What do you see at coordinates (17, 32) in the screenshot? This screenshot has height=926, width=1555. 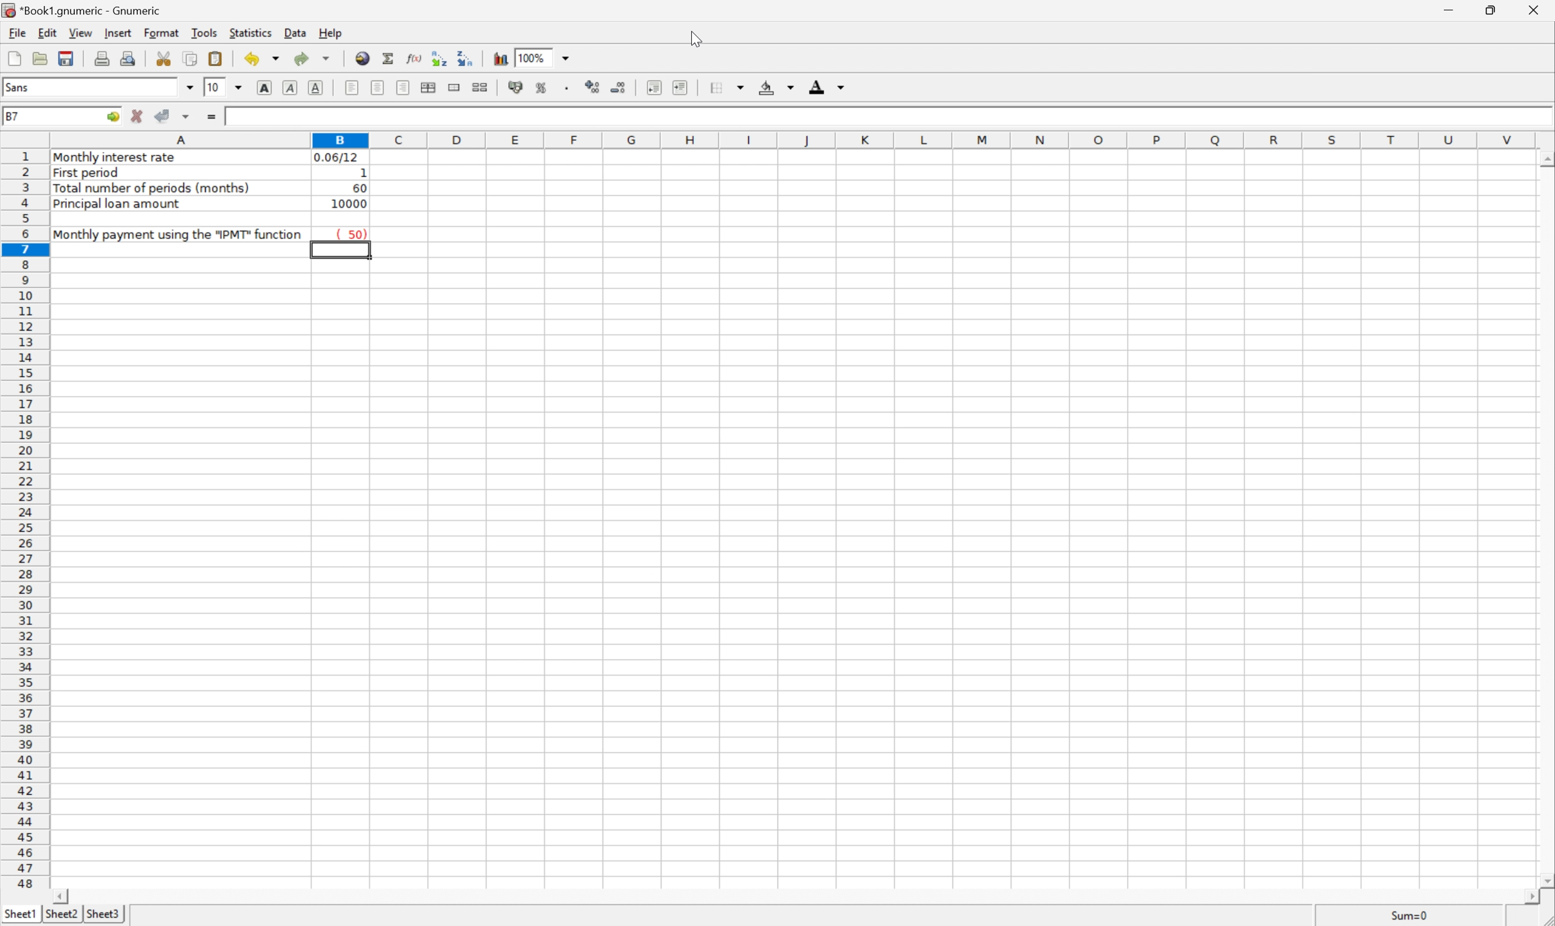 I see `File` at bounding box center [17, 32].